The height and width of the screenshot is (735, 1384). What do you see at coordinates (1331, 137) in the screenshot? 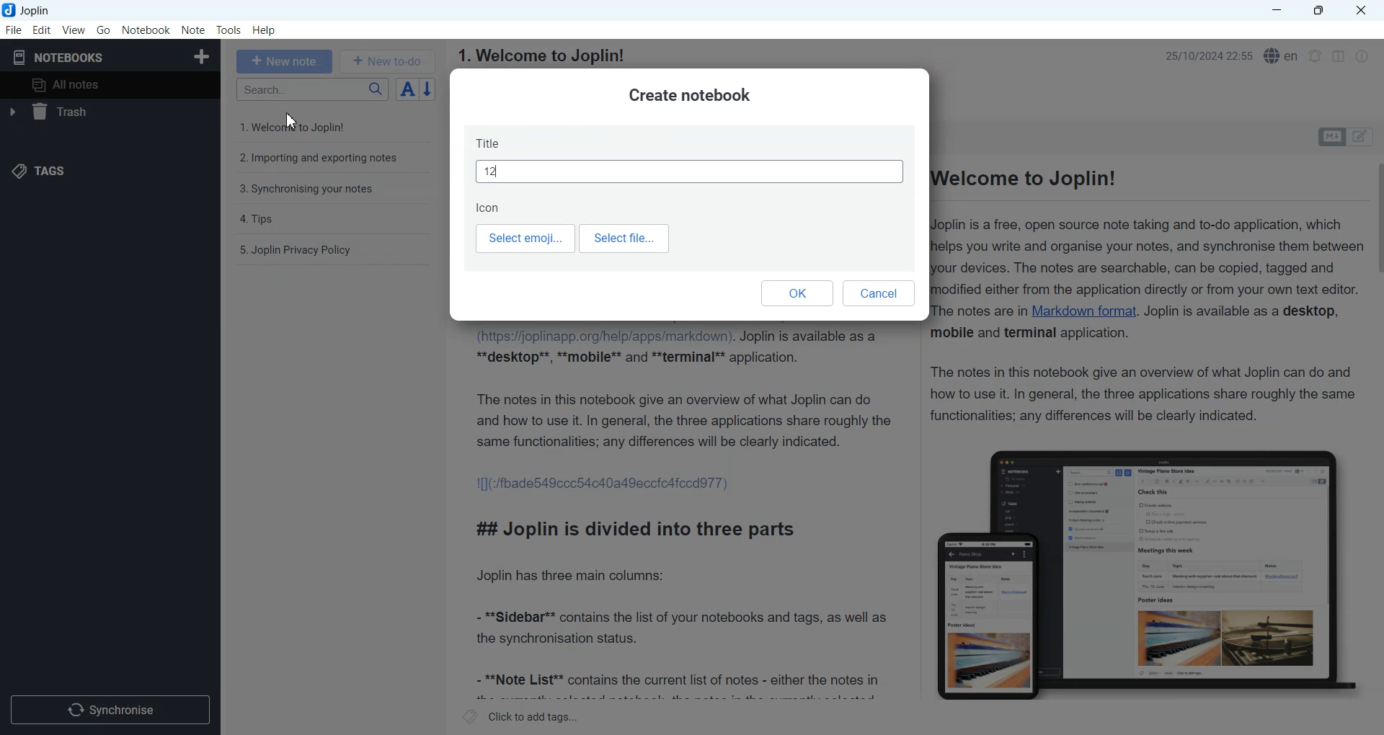
I see `Toggle editors` at bounding box center [1331, 137].